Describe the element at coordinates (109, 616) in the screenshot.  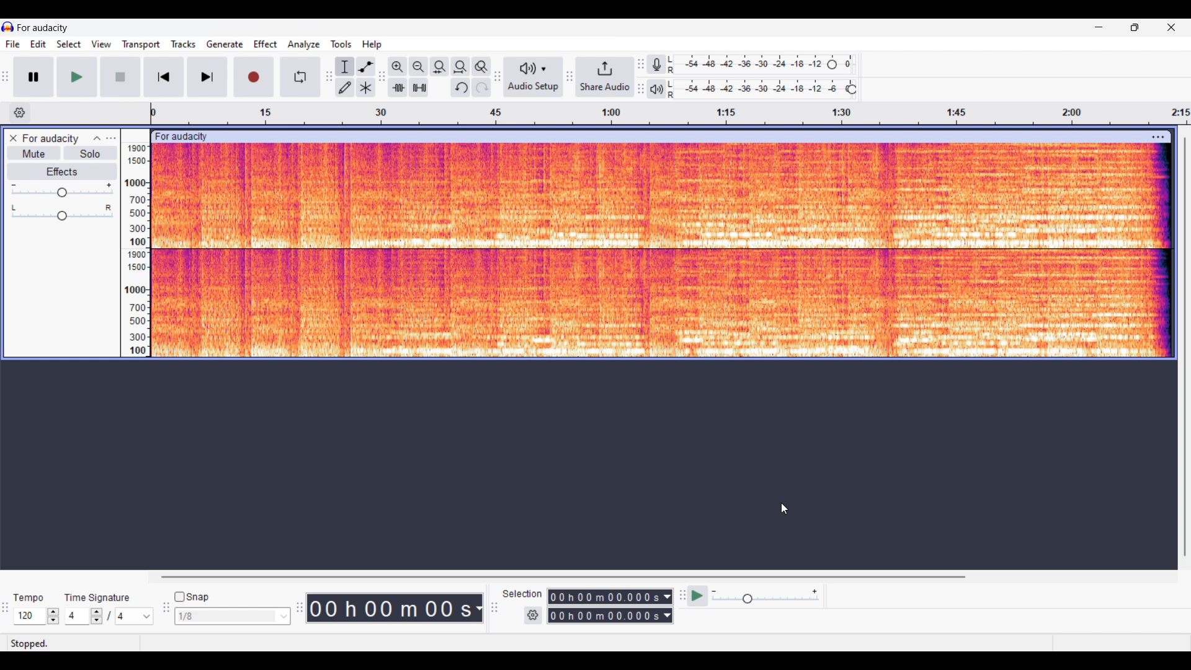
I see `Time signature settings` at that location.